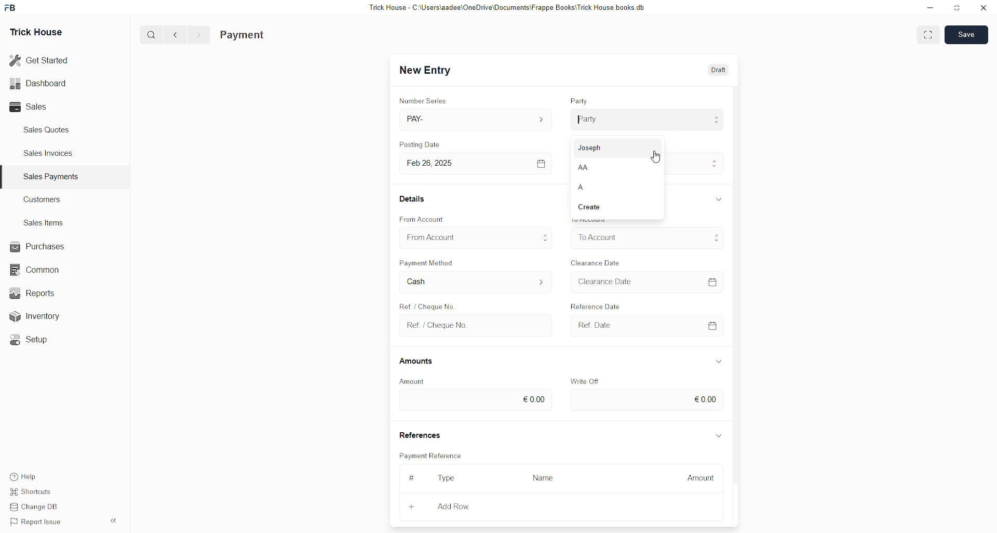 The height and width of the screenshot is (533, 997). Describe the element at coordinates (36, 33) in the screenshot. I see `Trick House` at that location.